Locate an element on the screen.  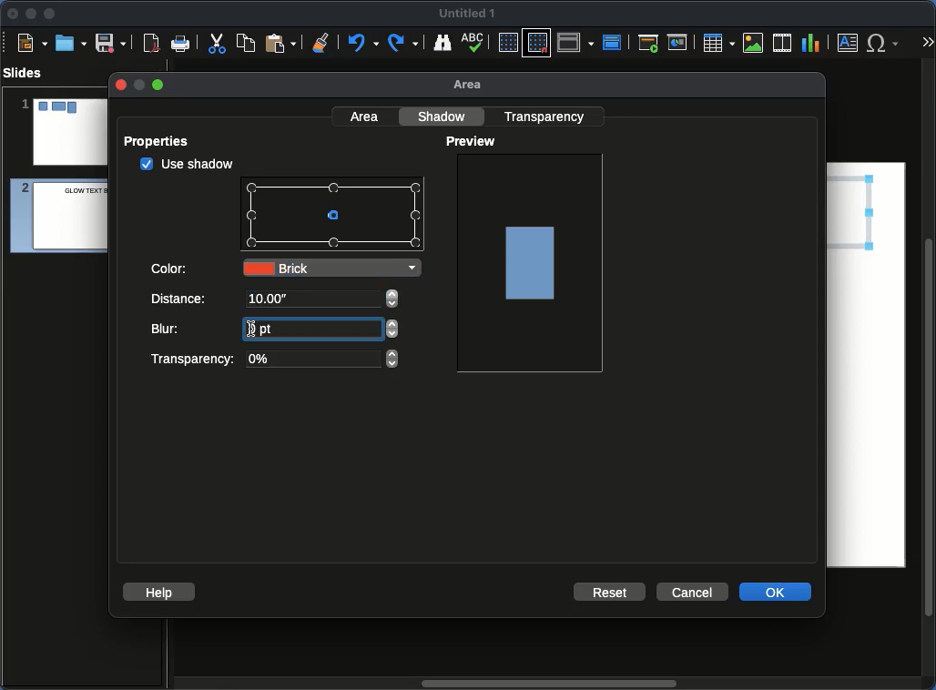
Save is located at coordinates (112, 42).